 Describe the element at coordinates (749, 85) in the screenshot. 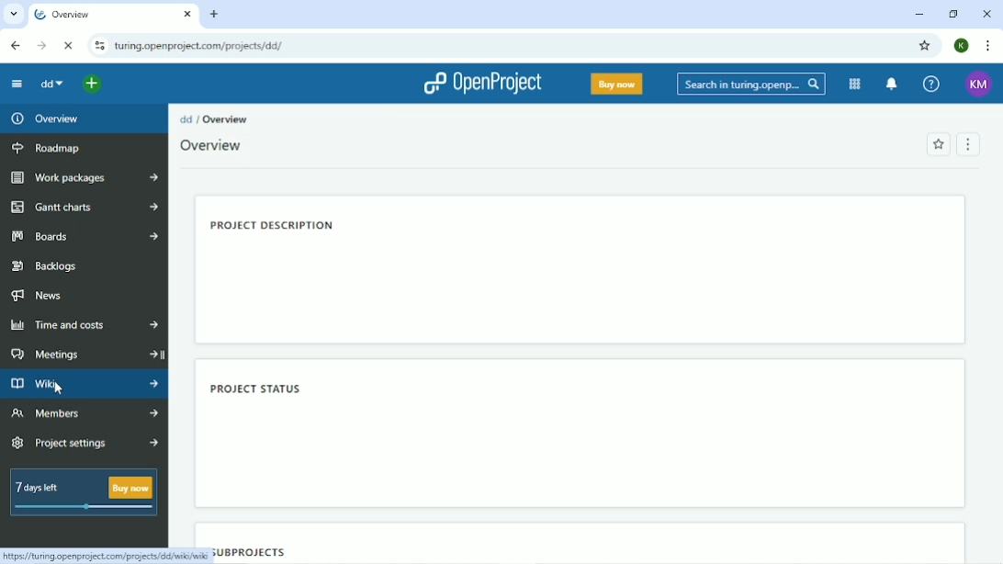

I see `Search in turing.openp` at that location.